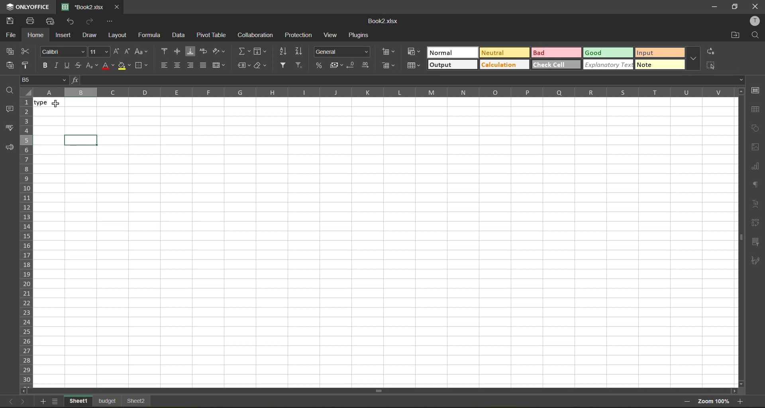 This screenshot has width=765, height=408. What do you see at coordinates (415, 53) in the screenshot?
I see `conditional formatting` at bounding box center [415, 53].